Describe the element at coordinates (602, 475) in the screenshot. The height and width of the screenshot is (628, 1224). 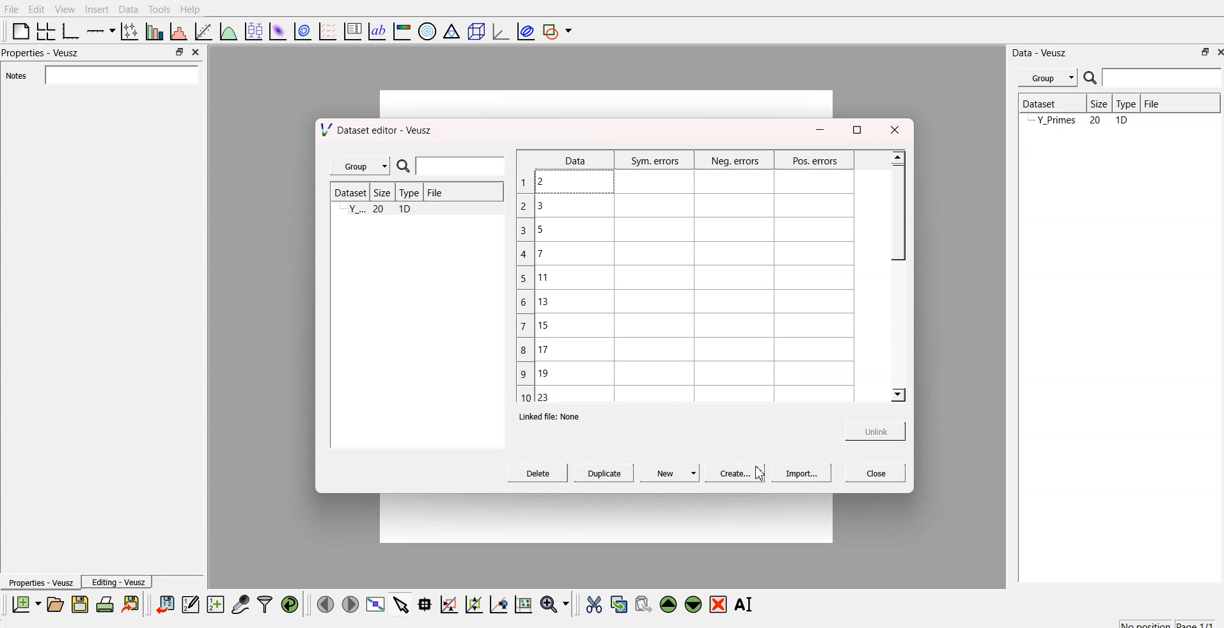
I see `Duplicate` at that location.